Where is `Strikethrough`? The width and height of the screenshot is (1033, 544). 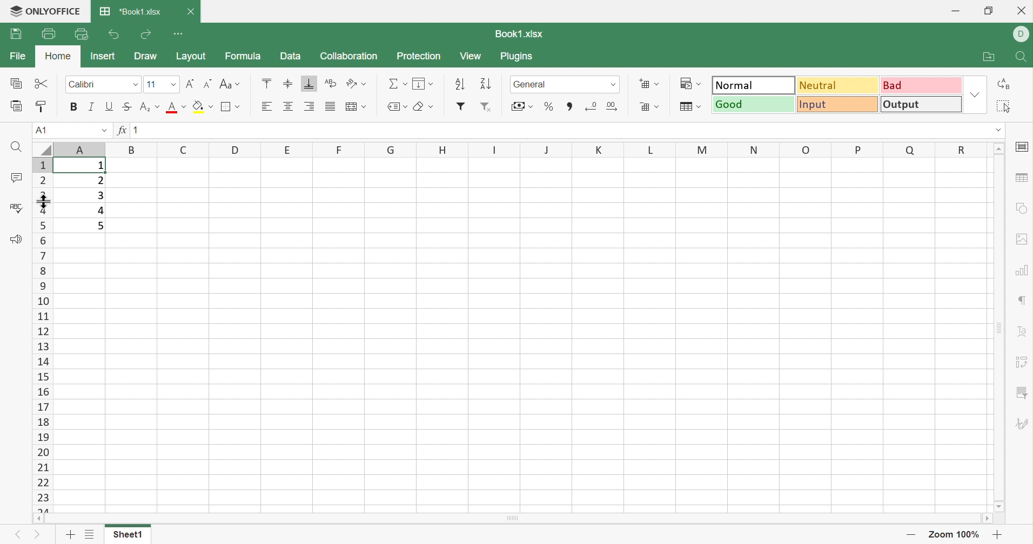
Strikethrough is located at coordinates (126, 106).